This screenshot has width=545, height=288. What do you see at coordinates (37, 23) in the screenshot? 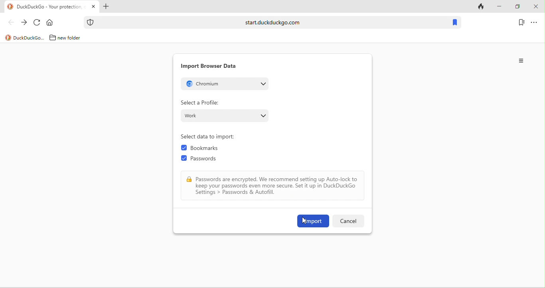
I see `reload` at bounding box center [37, 23].